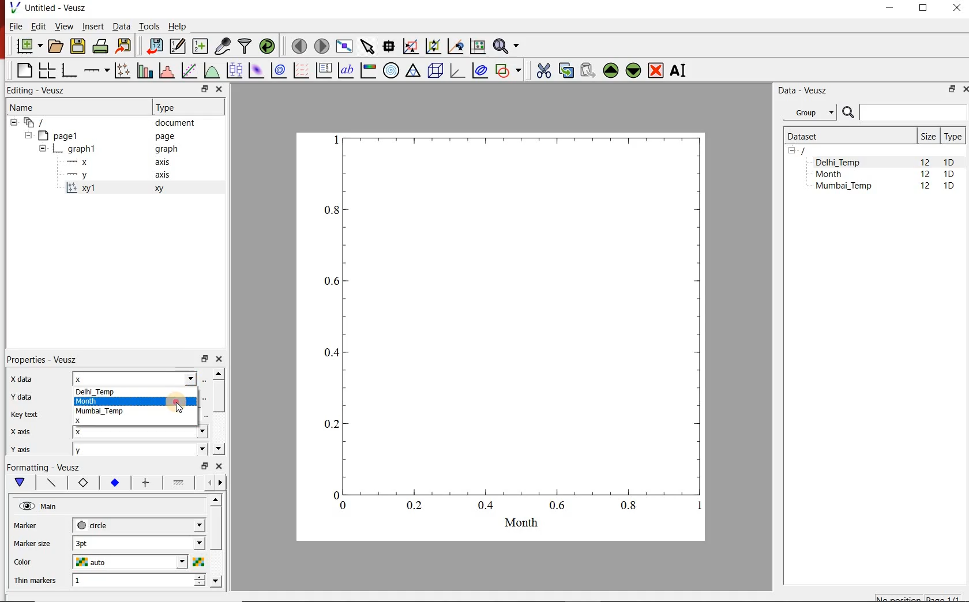  I want to click on y axis, so click(20, 449).